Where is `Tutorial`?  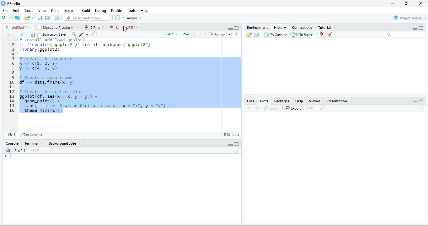
Tutorial is located at coordinates (325, 27).